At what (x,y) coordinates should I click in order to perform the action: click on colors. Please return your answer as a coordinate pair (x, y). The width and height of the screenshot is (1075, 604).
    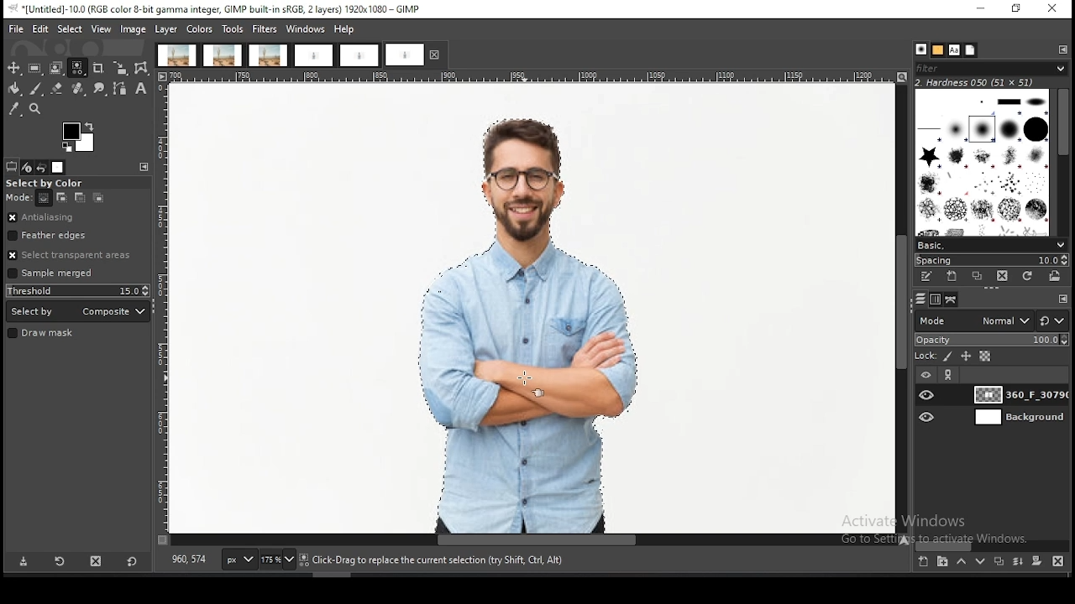
    Looking at the image, I should click on (80, 138).